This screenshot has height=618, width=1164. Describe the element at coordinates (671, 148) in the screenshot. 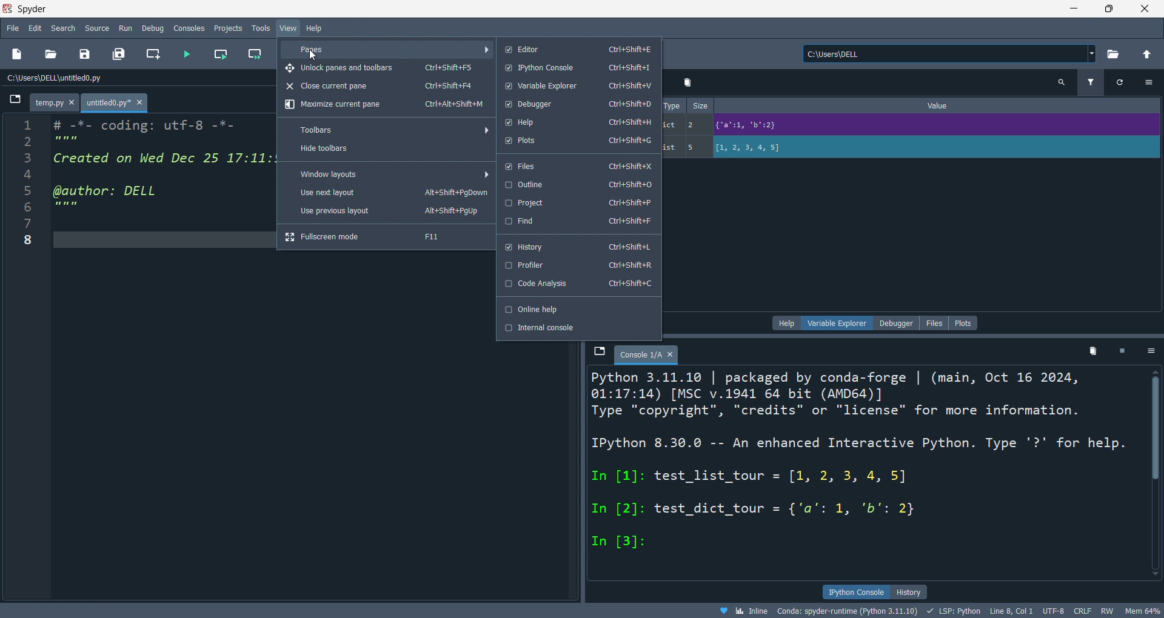

I see `list` at that location.